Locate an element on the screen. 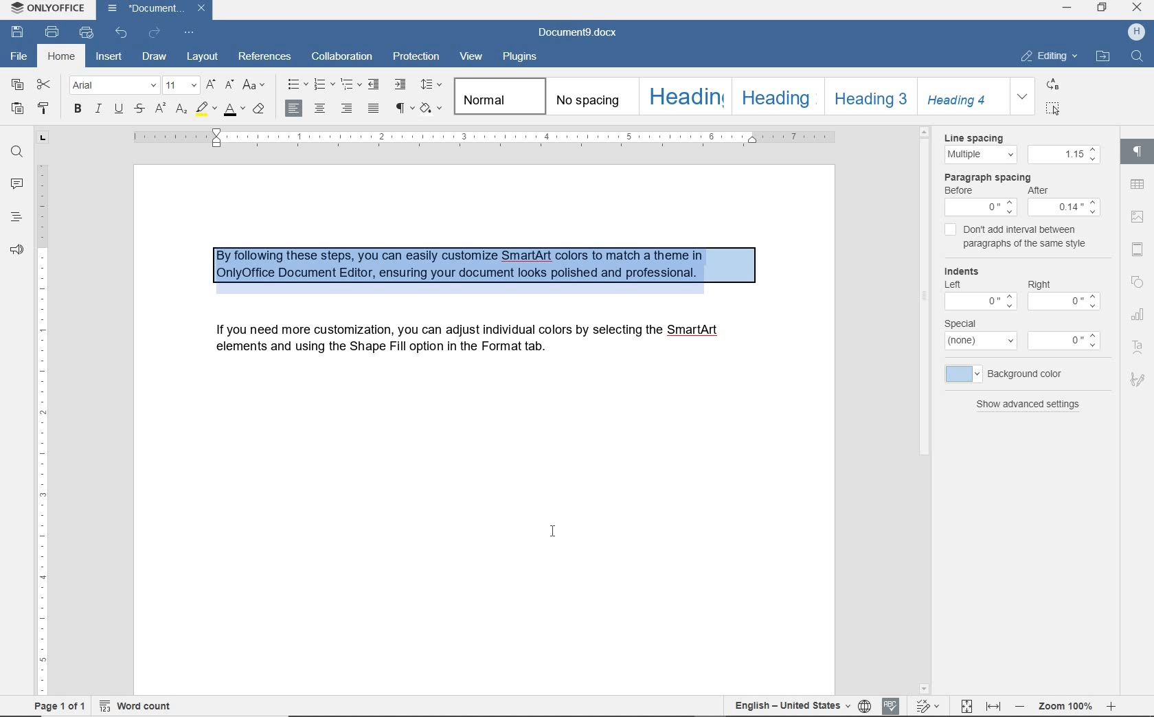  heading 3 is located at coordinates (868, 95).